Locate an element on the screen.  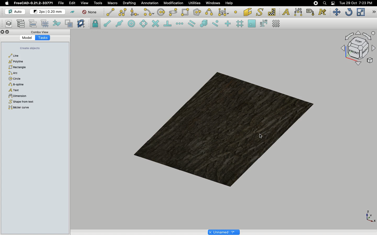
File is located at coordinates (62, 3).